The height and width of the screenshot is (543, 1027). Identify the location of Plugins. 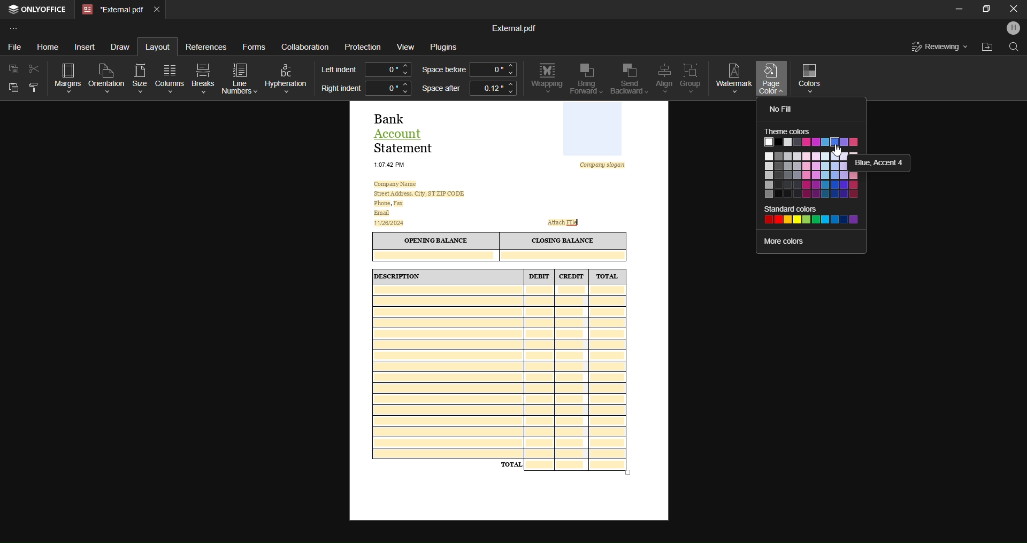
(448, 48).